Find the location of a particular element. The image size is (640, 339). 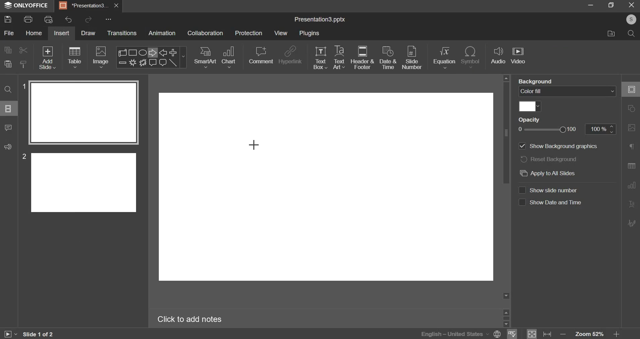

apply to all slides is located at coordinates (559, 174).